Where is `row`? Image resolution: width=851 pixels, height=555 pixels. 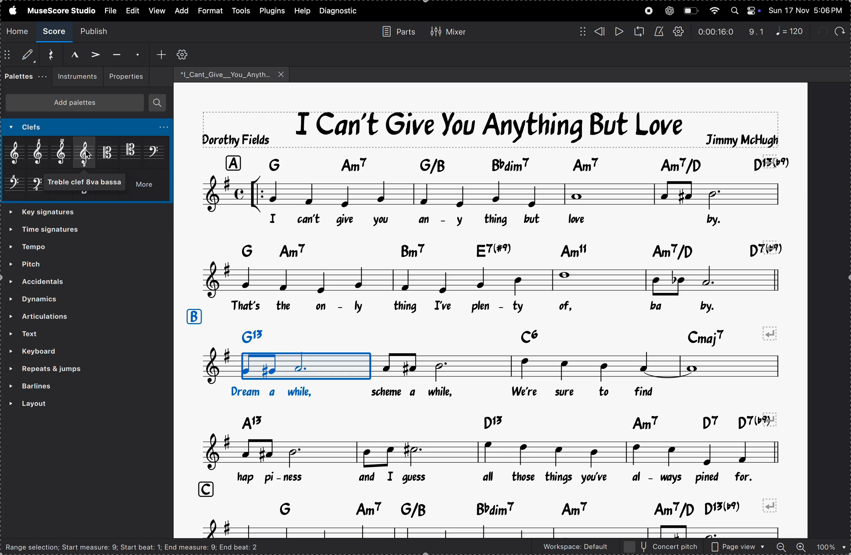 row is located at coordinates (203, 490).